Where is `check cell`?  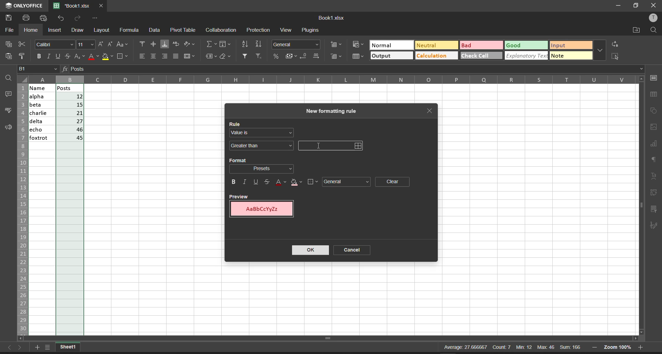 check cell is located at coordinates (478, 57).